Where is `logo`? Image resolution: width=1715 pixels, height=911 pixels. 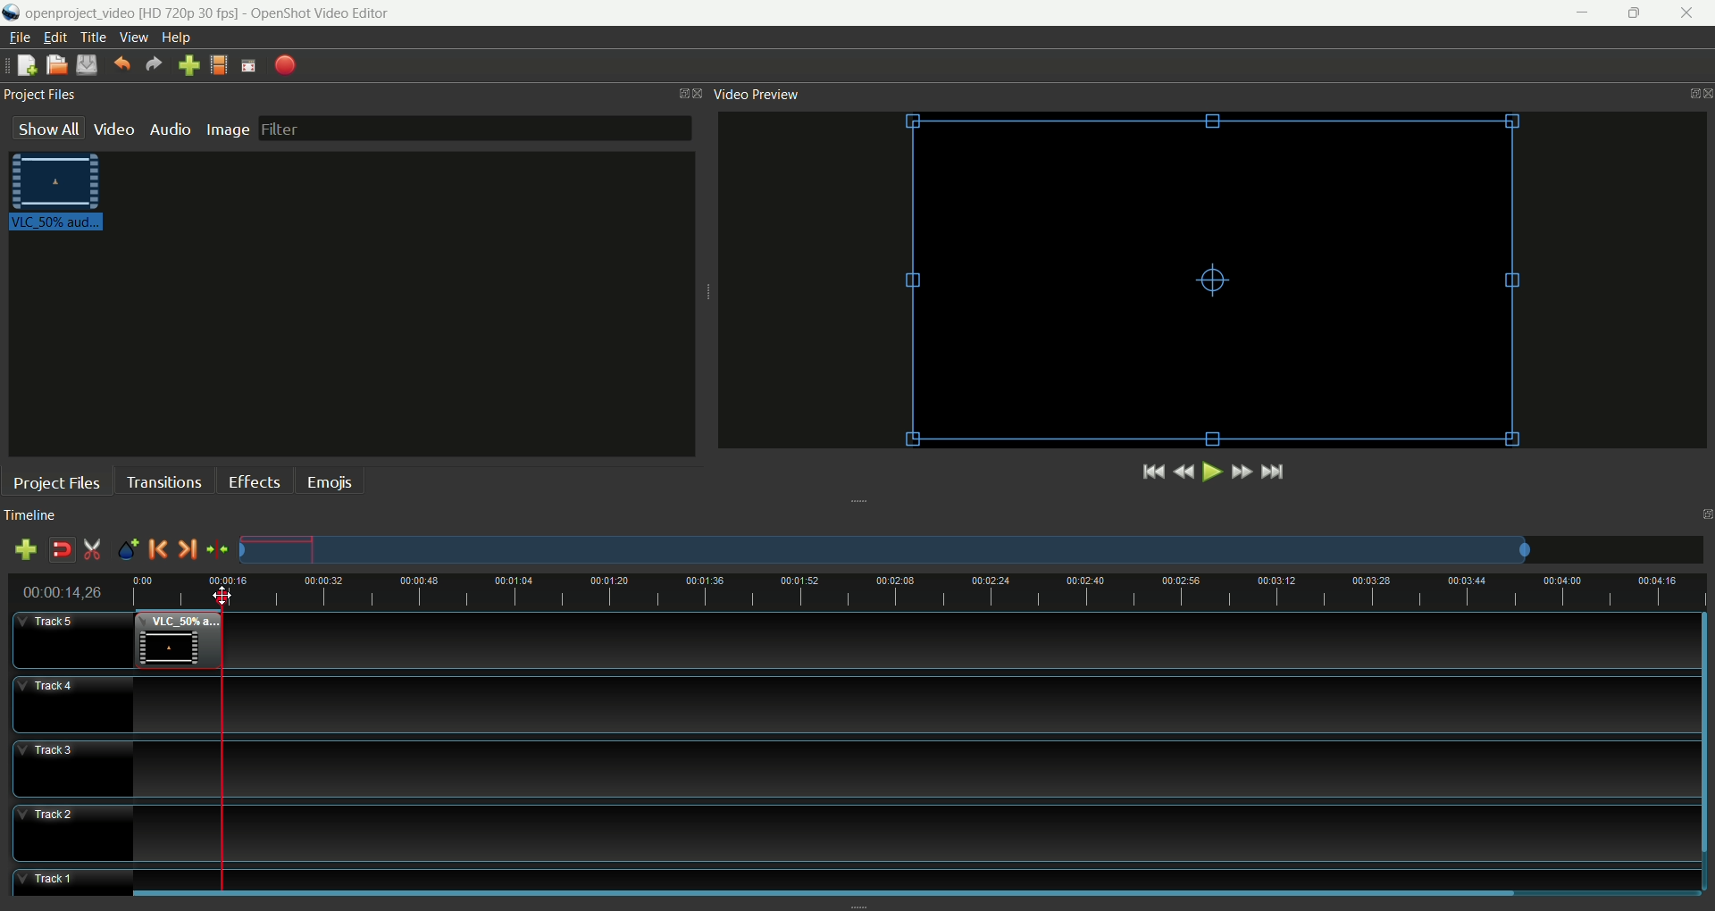
logo is located at coordinates (12, 13).